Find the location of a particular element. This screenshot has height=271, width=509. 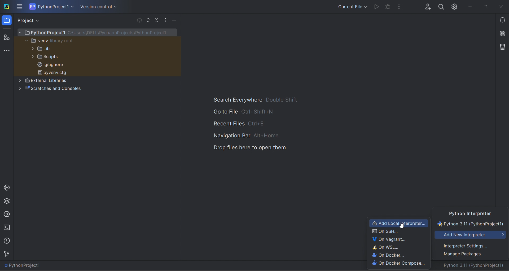

notifications is located at coordinates (502, 21).